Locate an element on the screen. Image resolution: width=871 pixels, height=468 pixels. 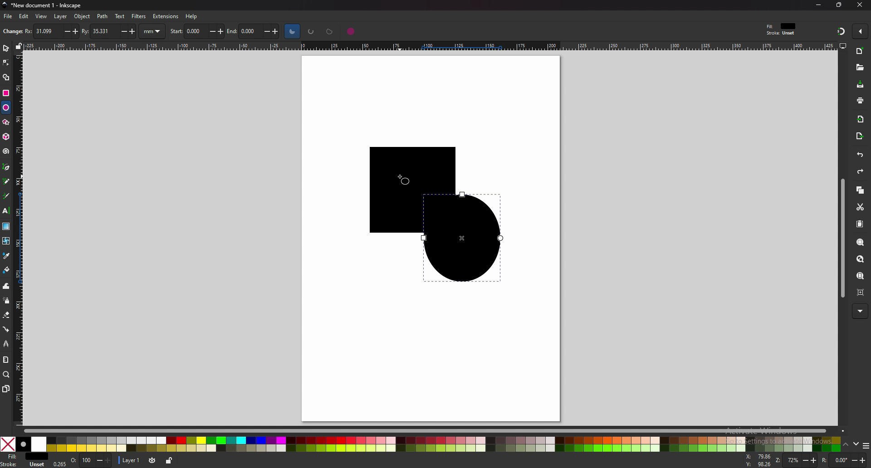
horizontal radius is located at coordinates (50, 31).